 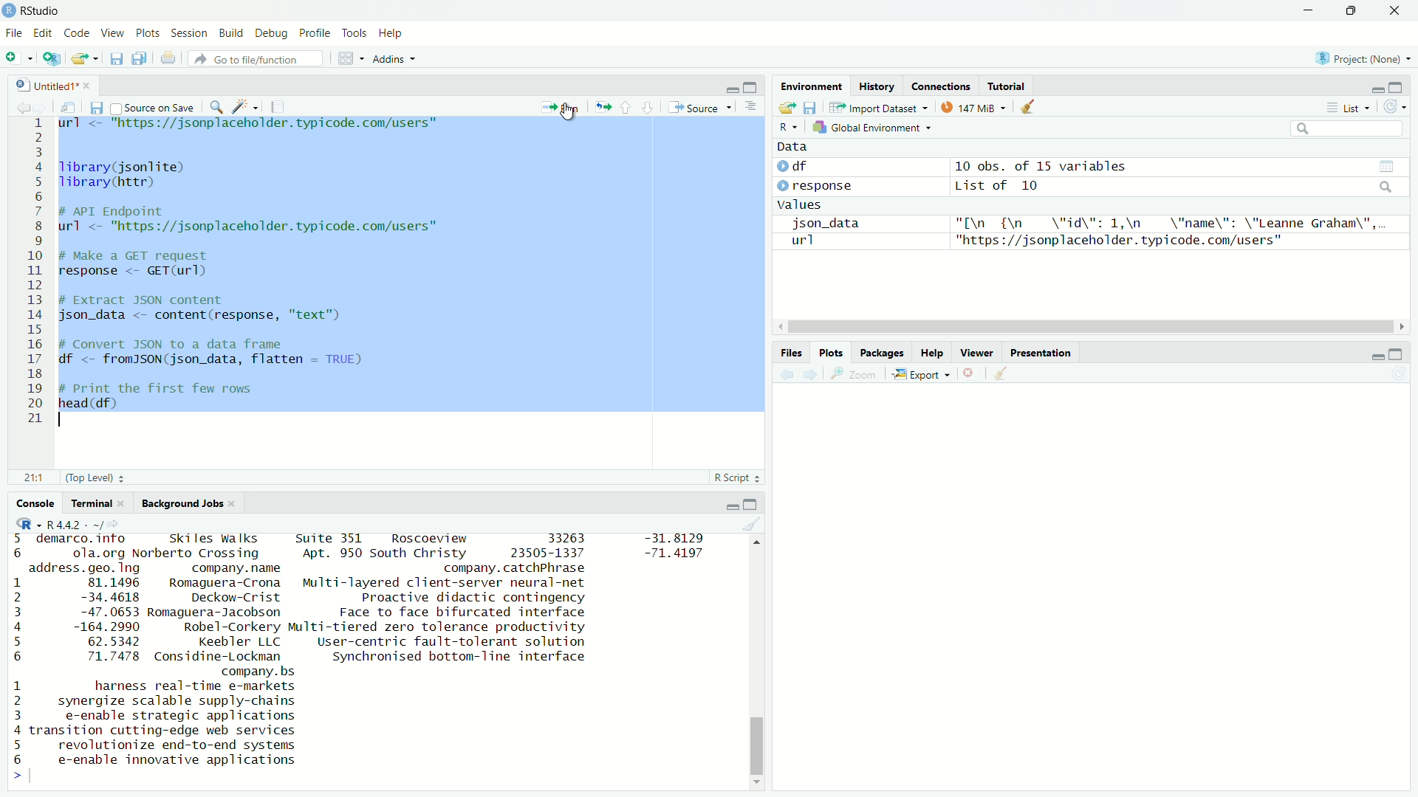 What do you see at coordinates (1400, 375) in the screenshot?
I see `Refresh` at bounding box center [1400, 375].